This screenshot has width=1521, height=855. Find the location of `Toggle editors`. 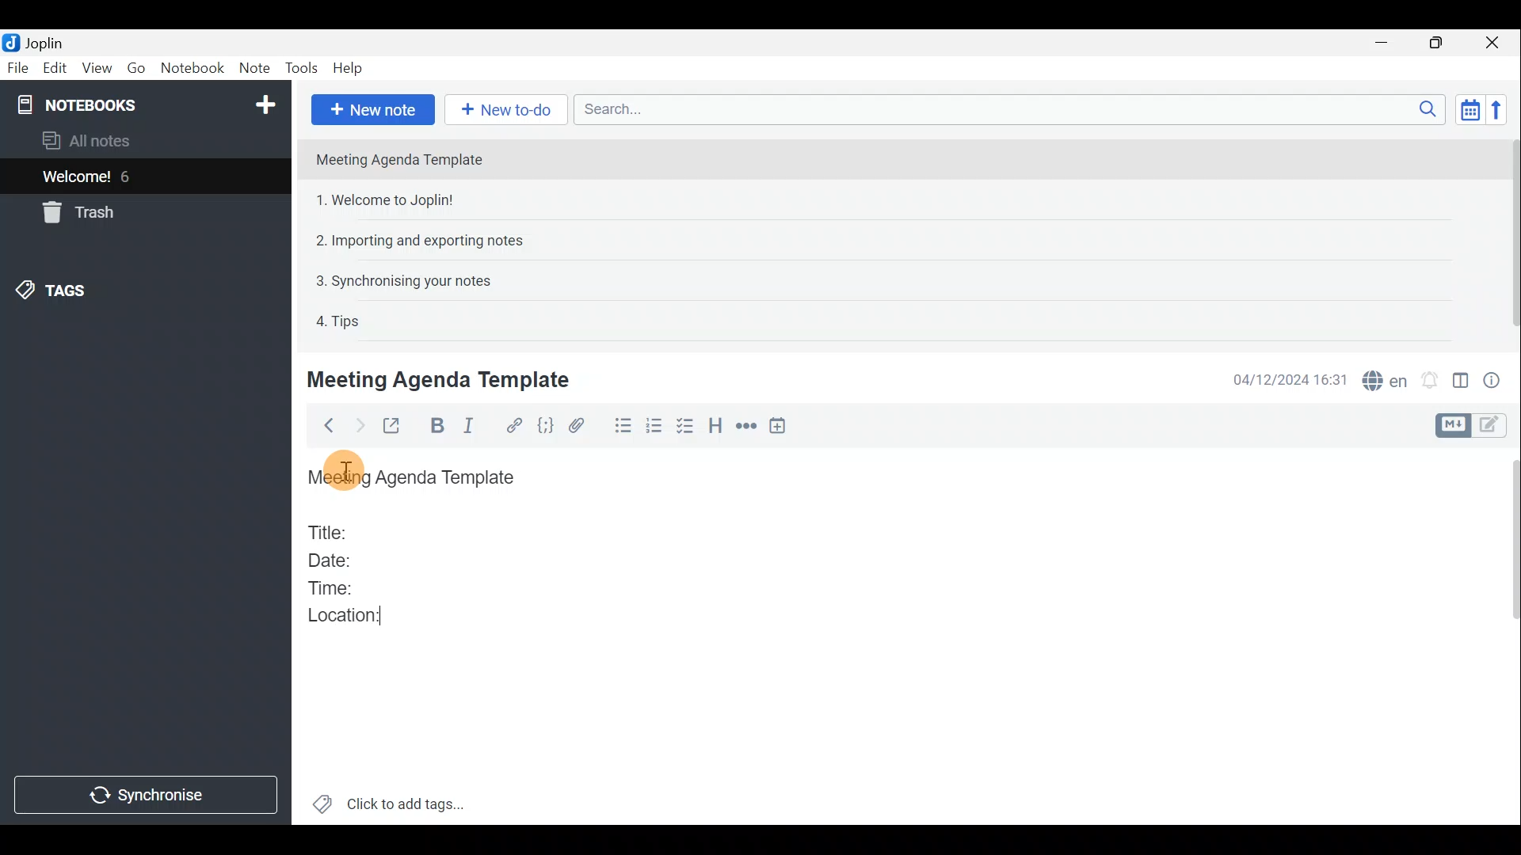

Toggle editors is located at coordinates (1493, 427).